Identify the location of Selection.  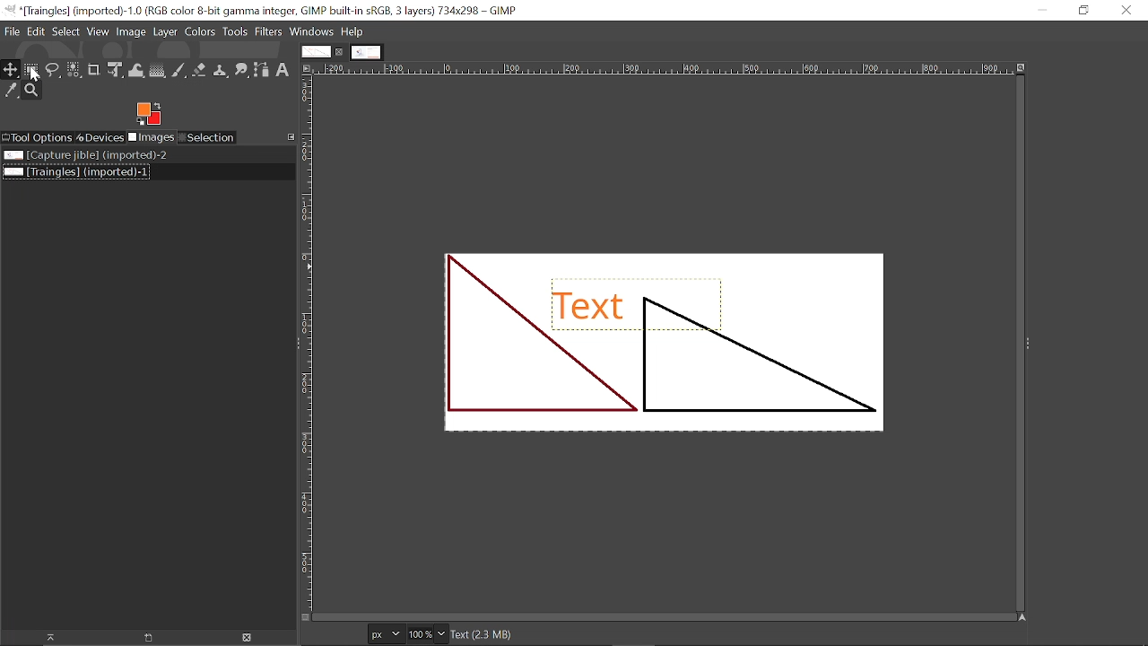
(208, 137).